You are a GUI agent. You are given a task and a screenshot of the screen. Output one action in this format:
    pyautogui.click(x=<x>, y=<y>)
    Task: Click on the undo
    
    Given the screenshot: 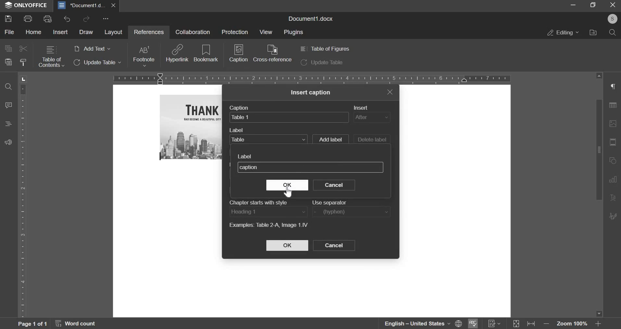 What is the action you would take?
    pyautogui.click(x=67, y=19)
    